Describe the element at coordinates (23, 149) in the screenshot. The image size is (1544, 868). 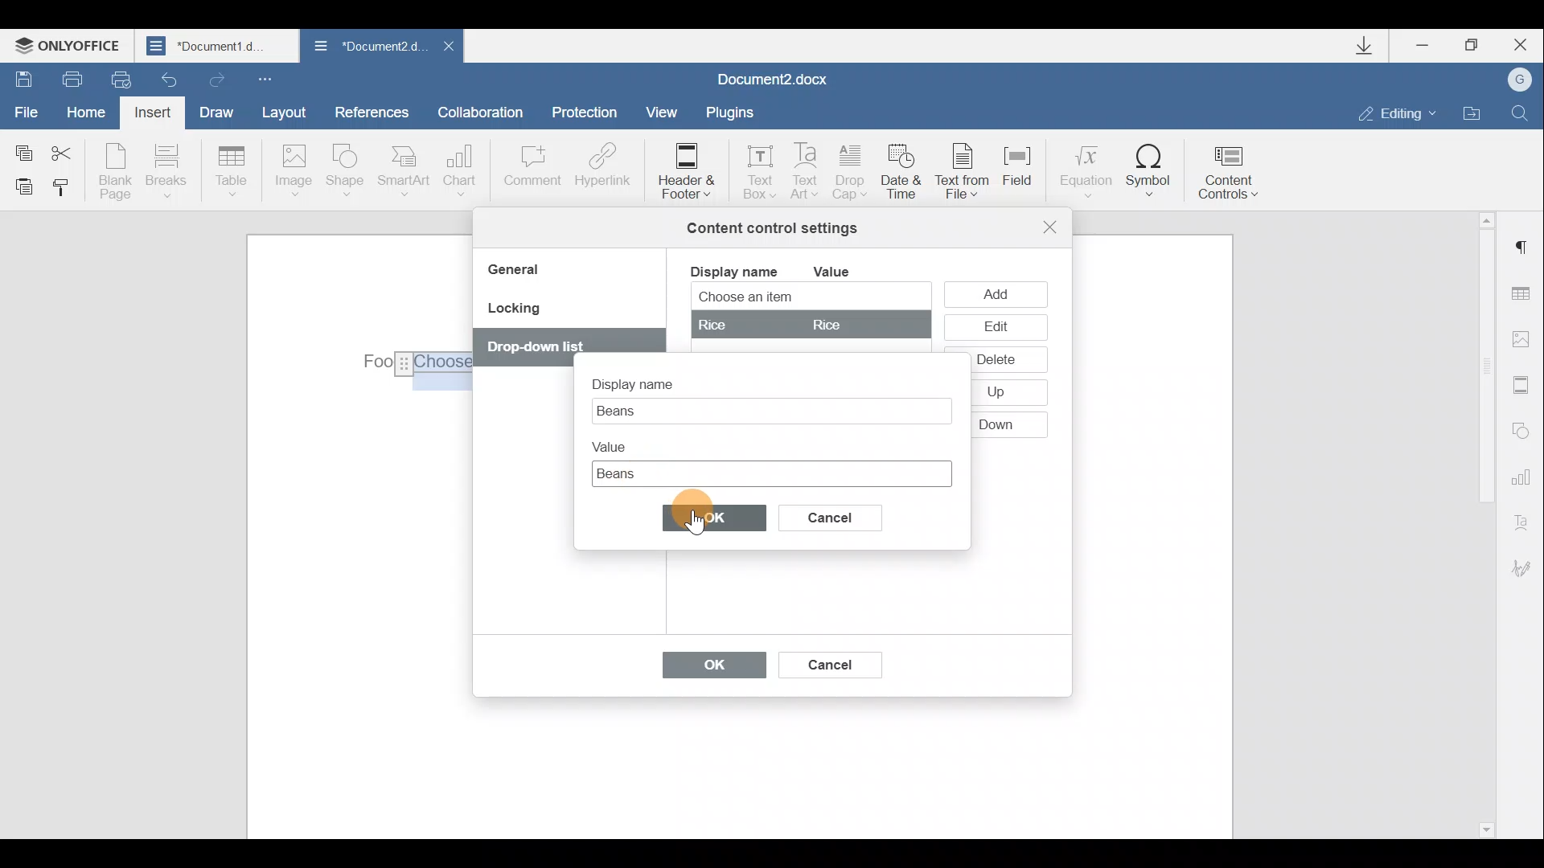
I see `Copy` at that location.